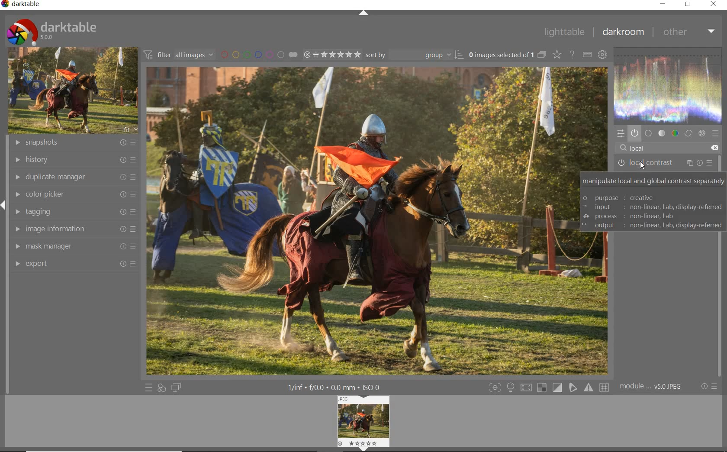  Describe the element at coordinates (73, 247) in the screenshot. I see `mask manager` at that location.